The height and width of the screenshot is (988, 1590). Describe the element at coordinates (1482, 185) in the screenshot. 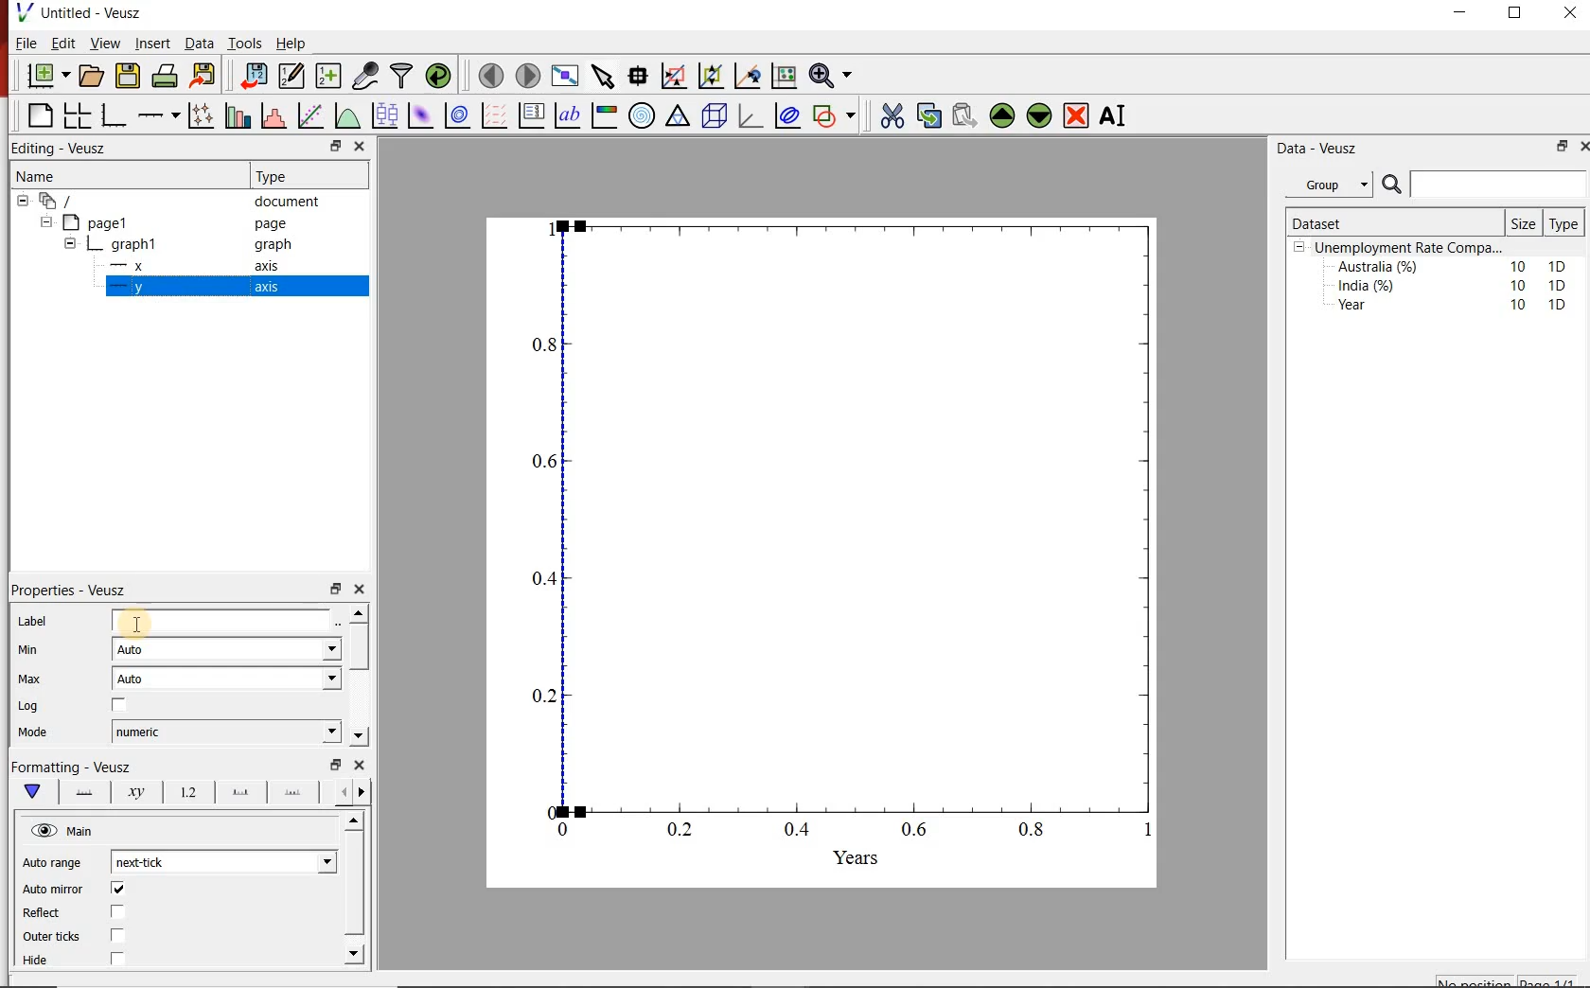

I see `search bar` at that location.